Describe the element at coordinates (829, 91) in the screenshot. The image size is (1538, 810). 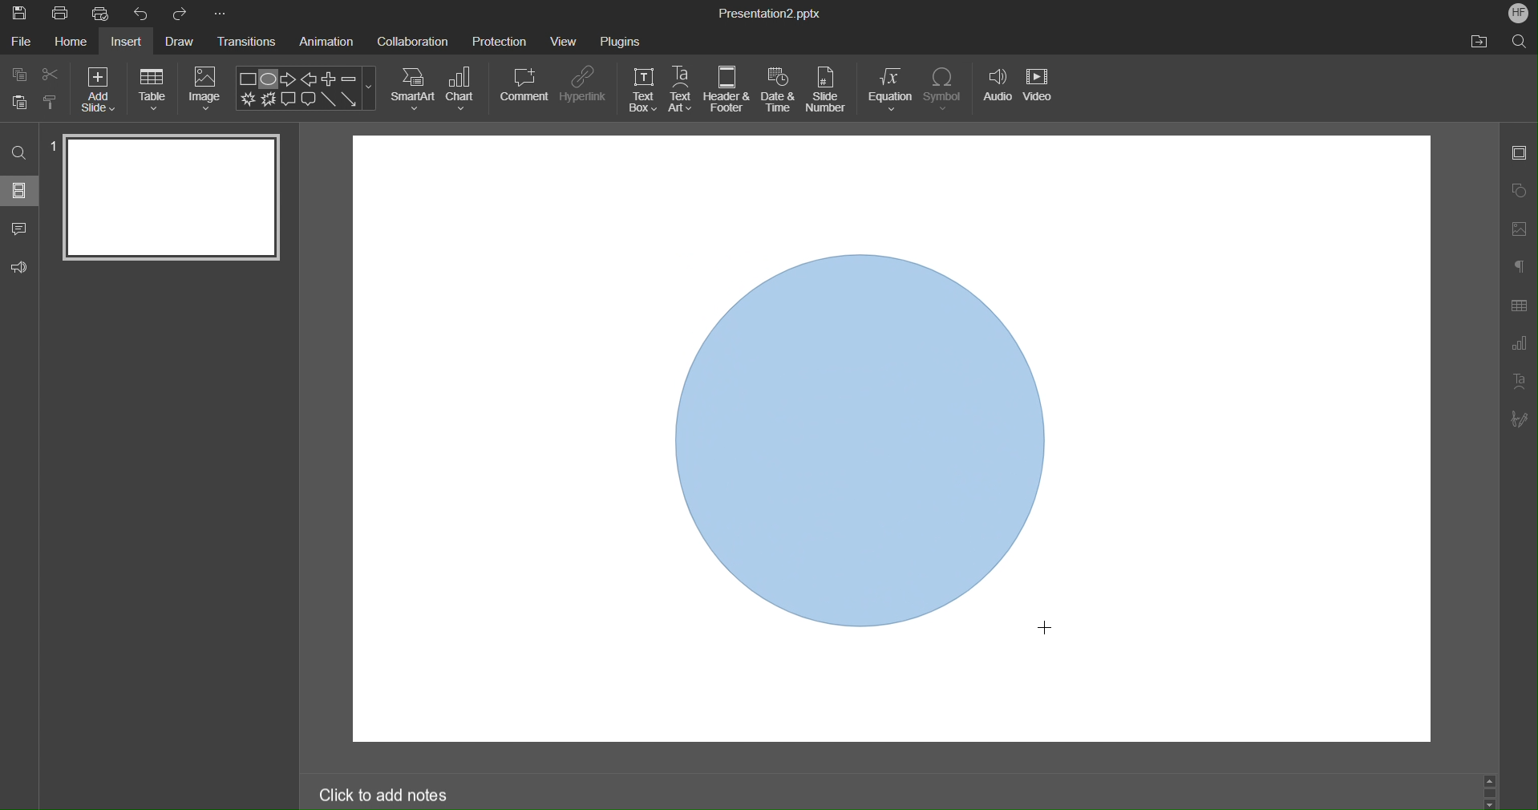
I see `Slide Number` at that location.